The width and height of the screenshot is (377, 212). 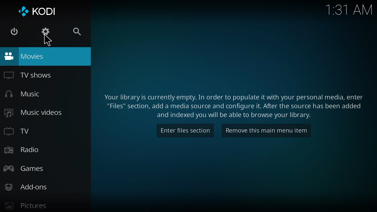 I want to click on tv shows, so click(x=28, y=75).